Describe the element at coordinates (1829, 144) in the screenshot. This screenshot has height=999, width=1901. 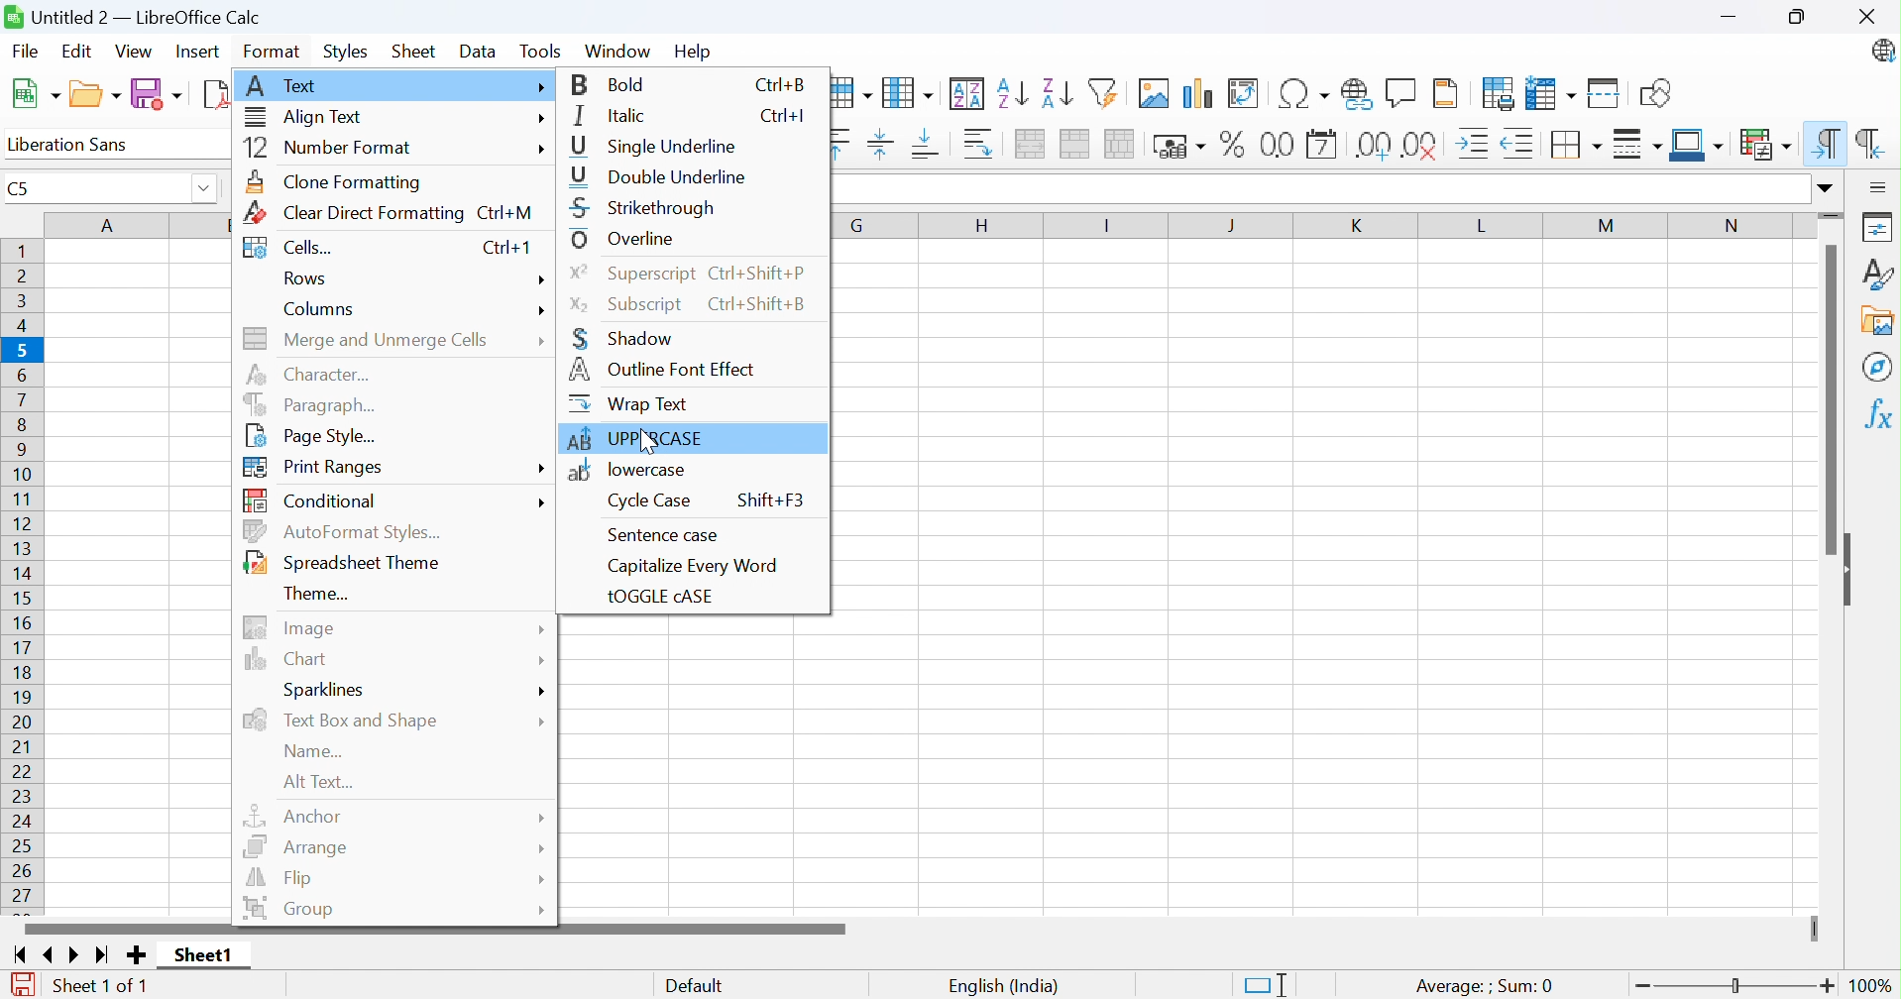
I see `Left-to-right` at that location.